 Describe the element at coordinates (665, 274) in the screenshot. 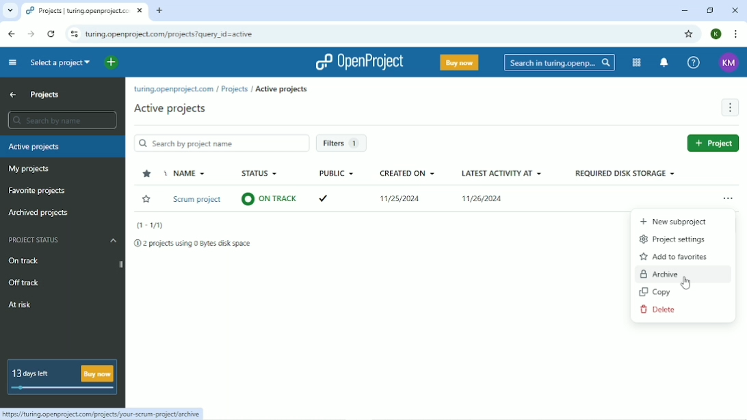

I see `Archive` at that location.